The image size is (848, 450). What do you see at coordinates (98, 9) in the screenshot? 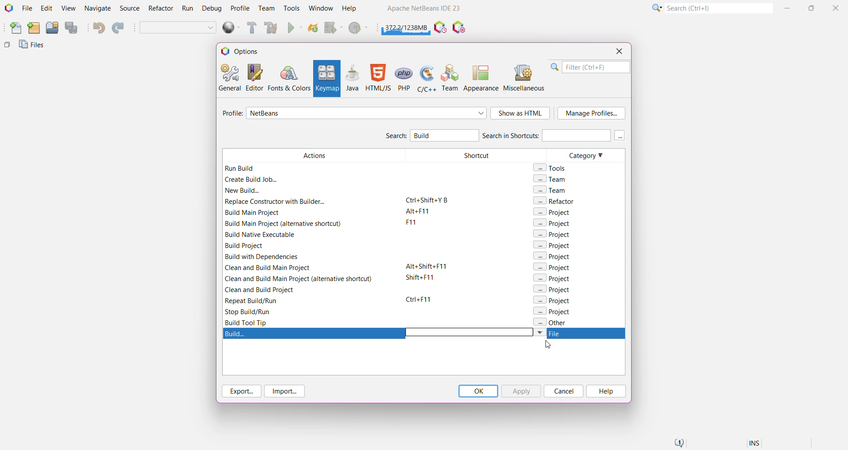
I see `Navigate` at bounding box center [98, 9].